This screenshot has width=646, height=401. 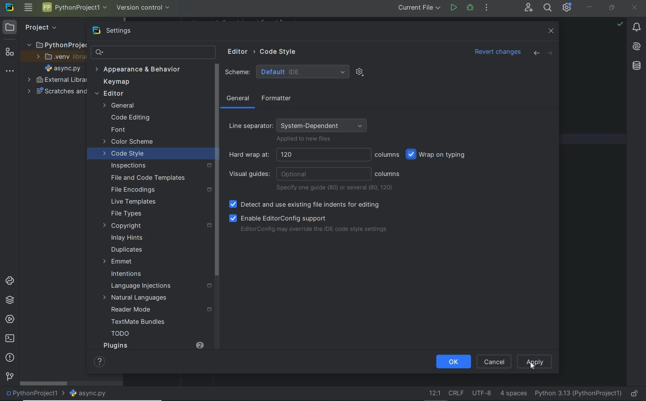 What do you see at coordinates (115, 345) in the screenshot?
I see `Plugins` at bounding box center [115, 345].